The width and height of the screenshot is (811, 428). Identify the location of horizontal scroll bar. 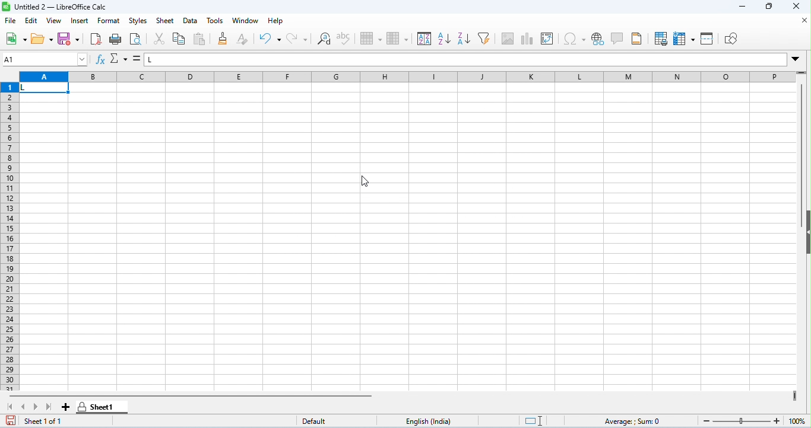
(194, 396).